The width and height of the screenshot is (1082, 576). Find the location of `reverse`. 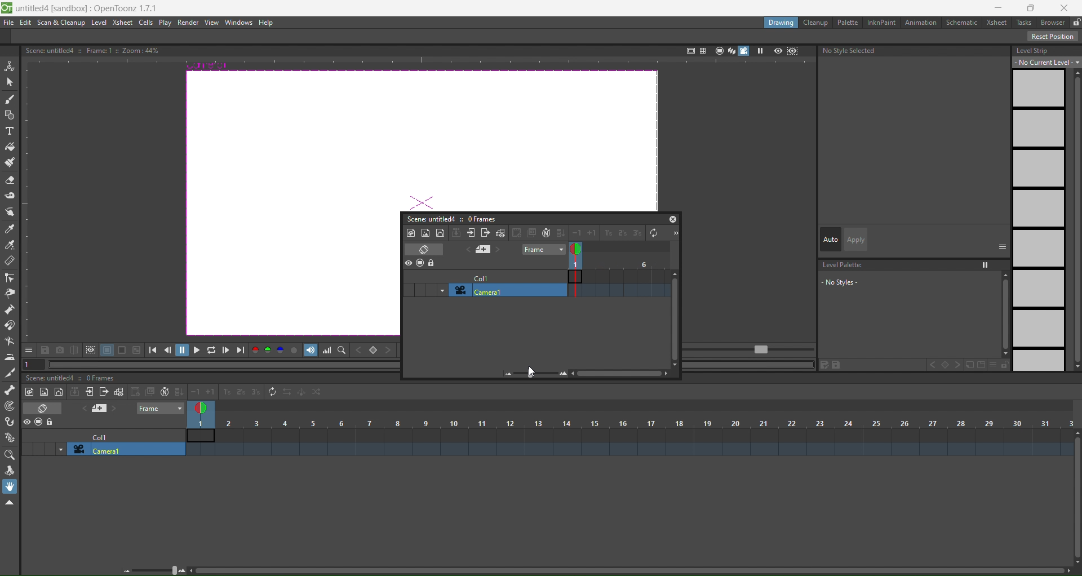

reverse is located at coordinates (286, 393).